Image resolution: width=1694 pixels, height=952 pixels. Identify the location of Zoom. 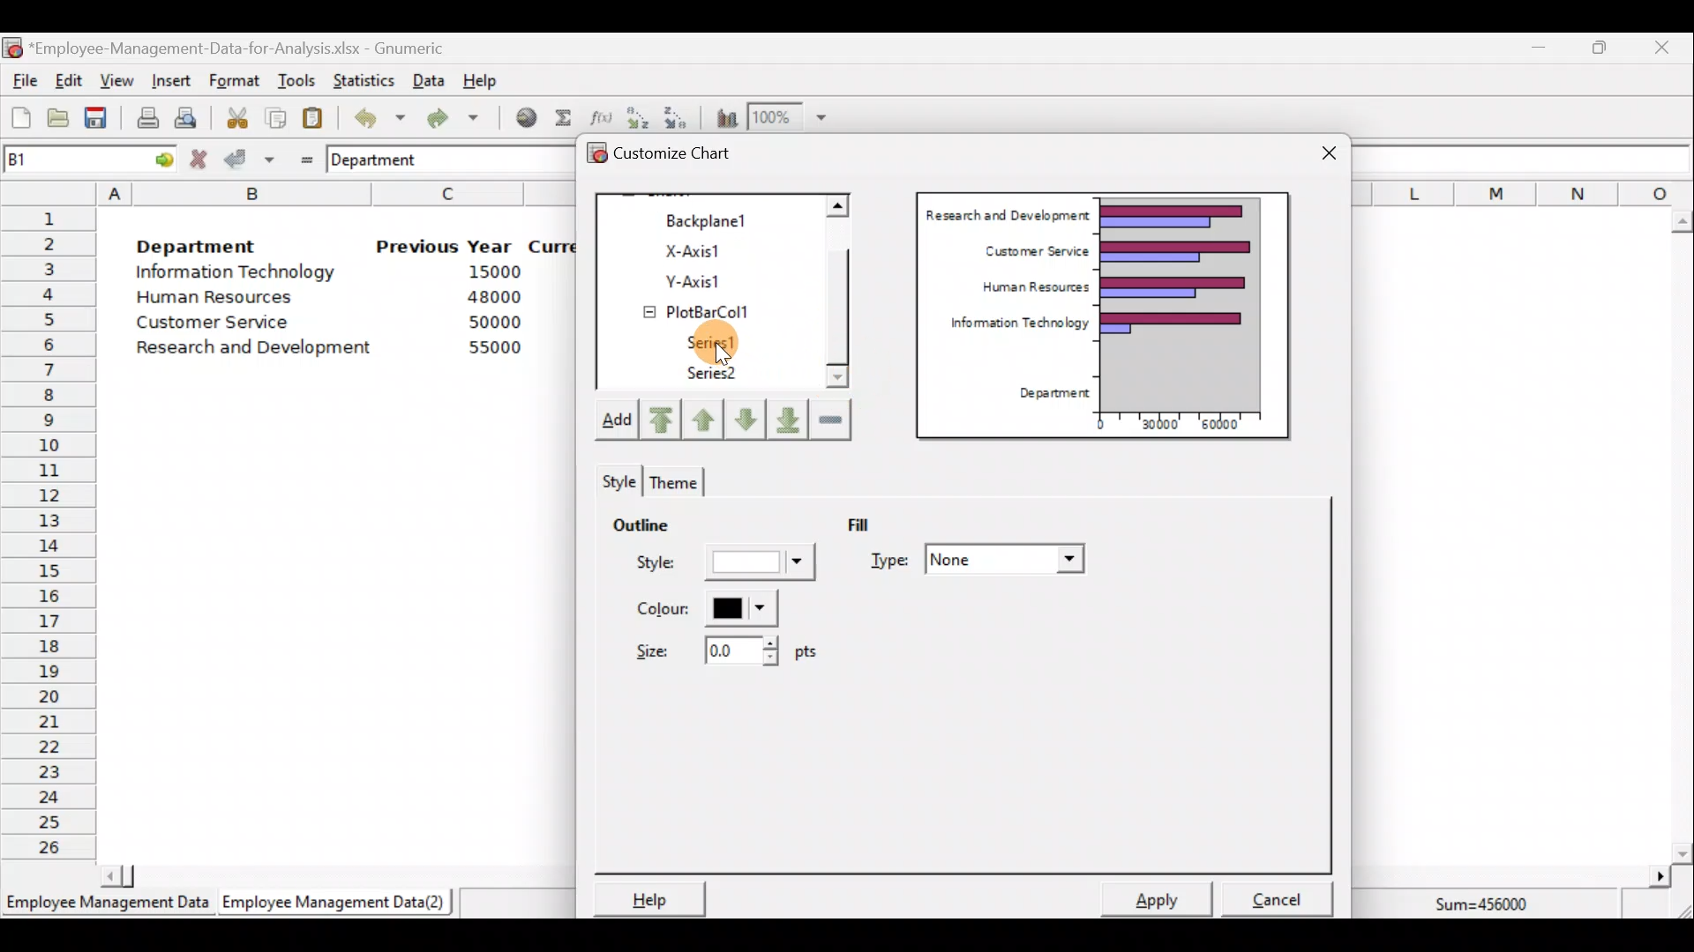
(789, 117).